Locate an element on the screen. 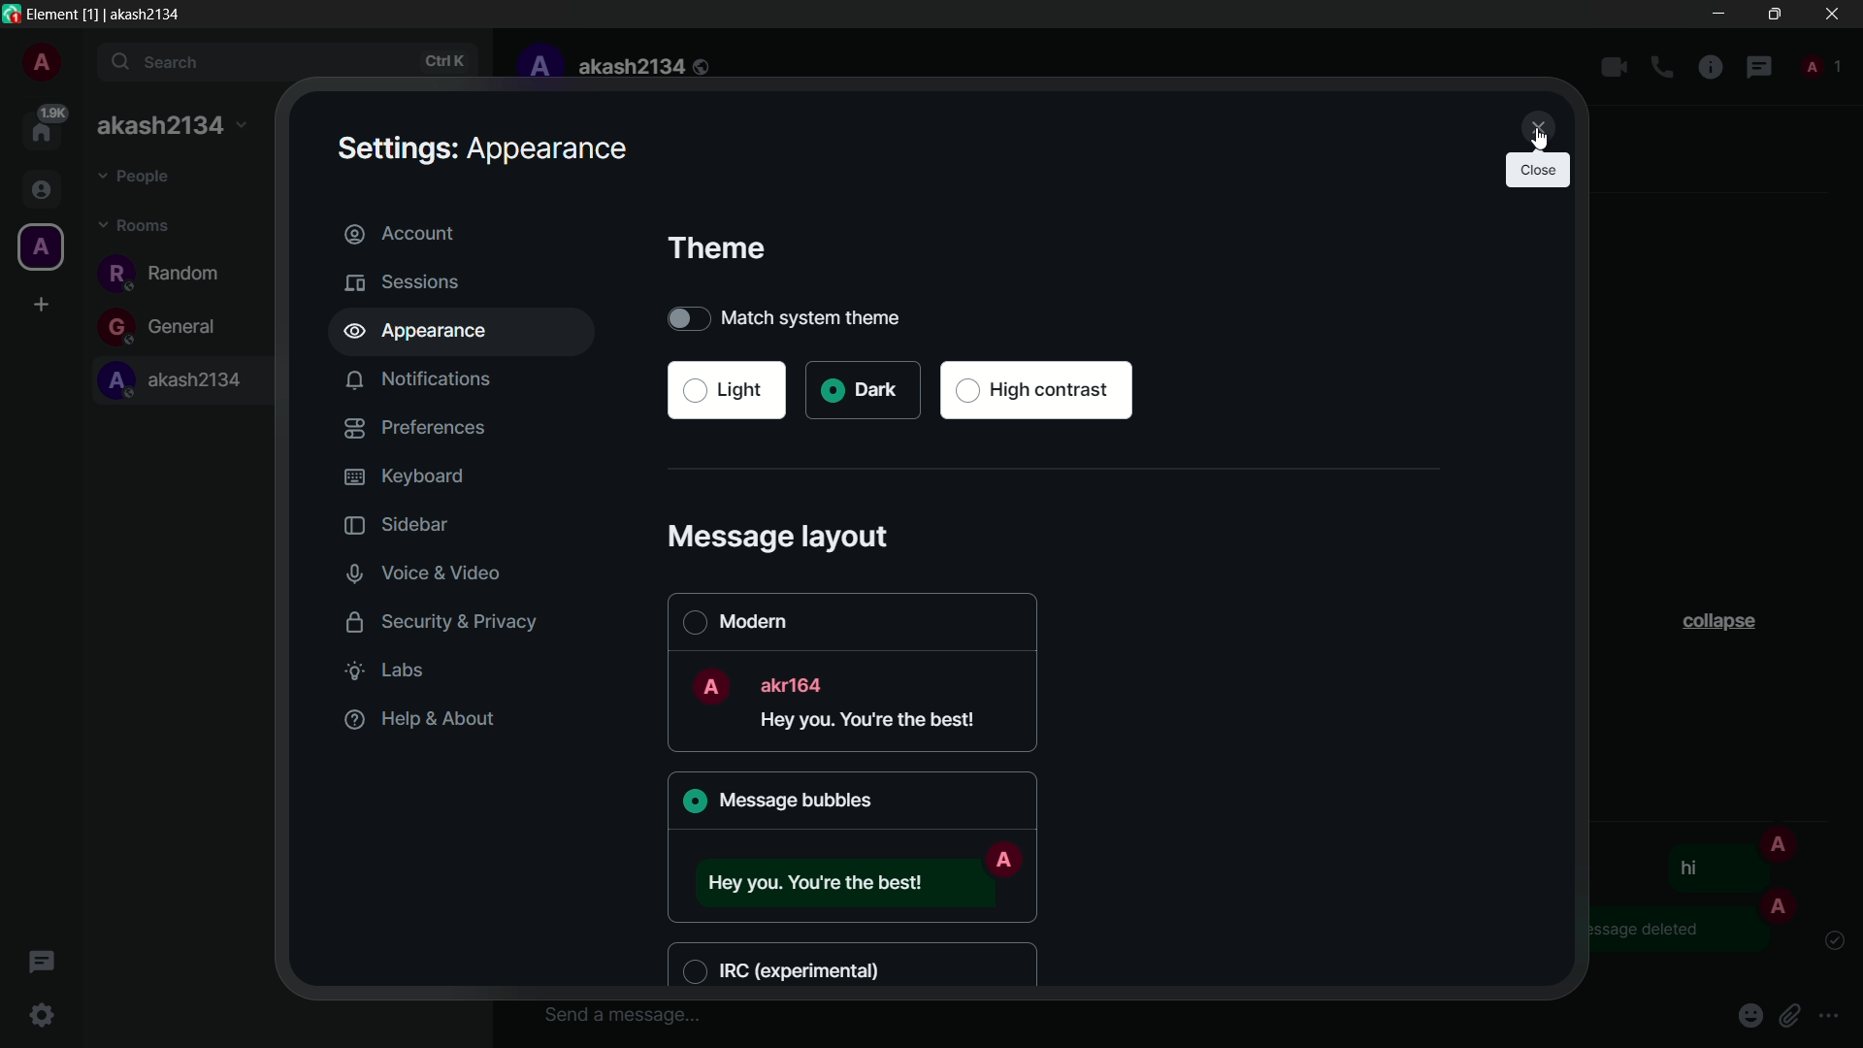 This screenshot has height=1048, width=1863. cursor is located at coordinates (1539, 137).